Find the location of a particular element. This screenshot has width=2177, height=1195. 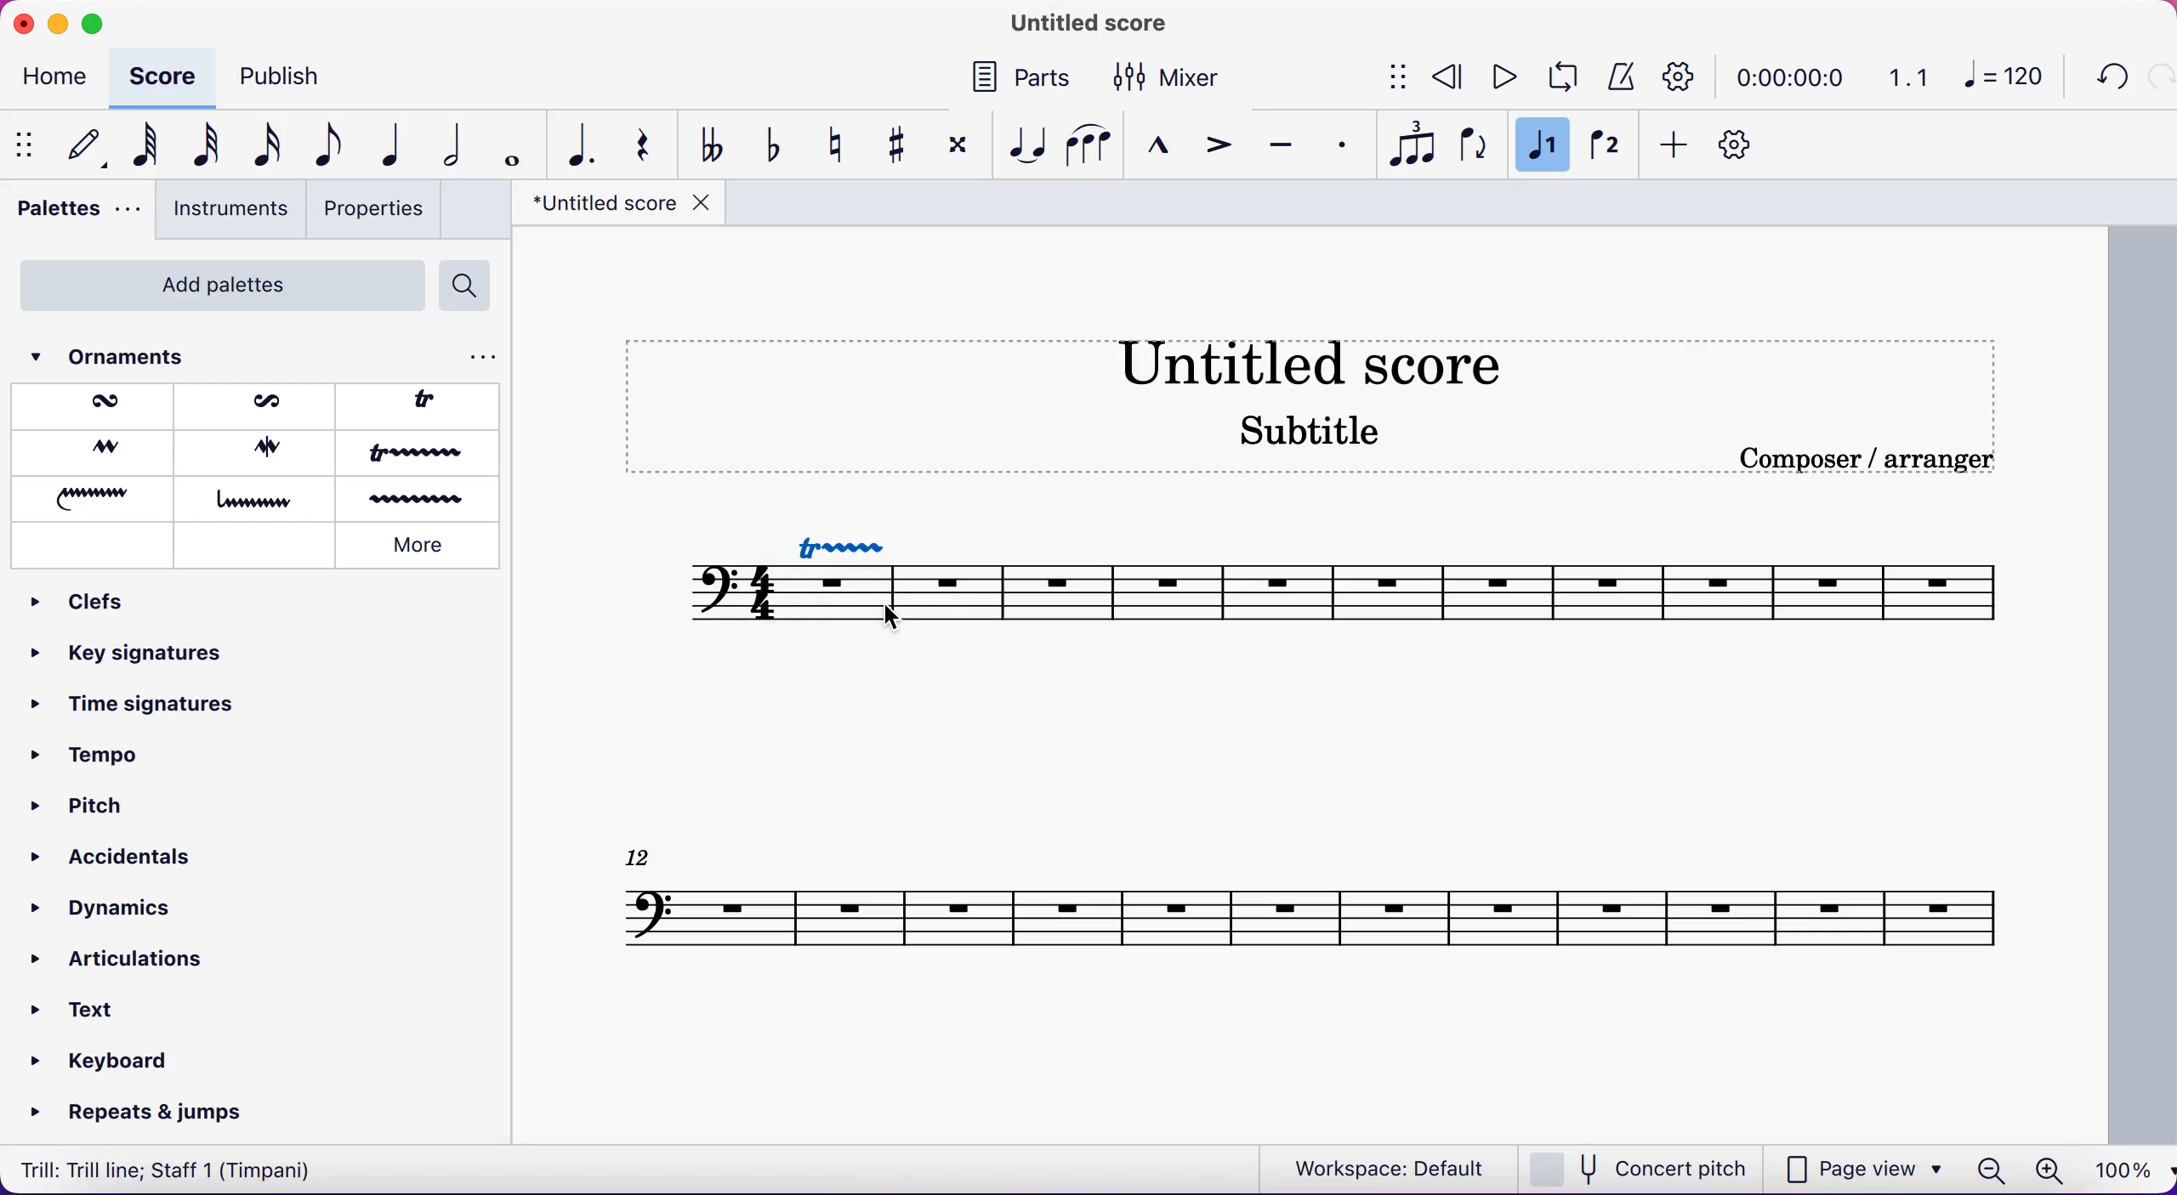

workspace: default is located at coordinates (1383, 1167).